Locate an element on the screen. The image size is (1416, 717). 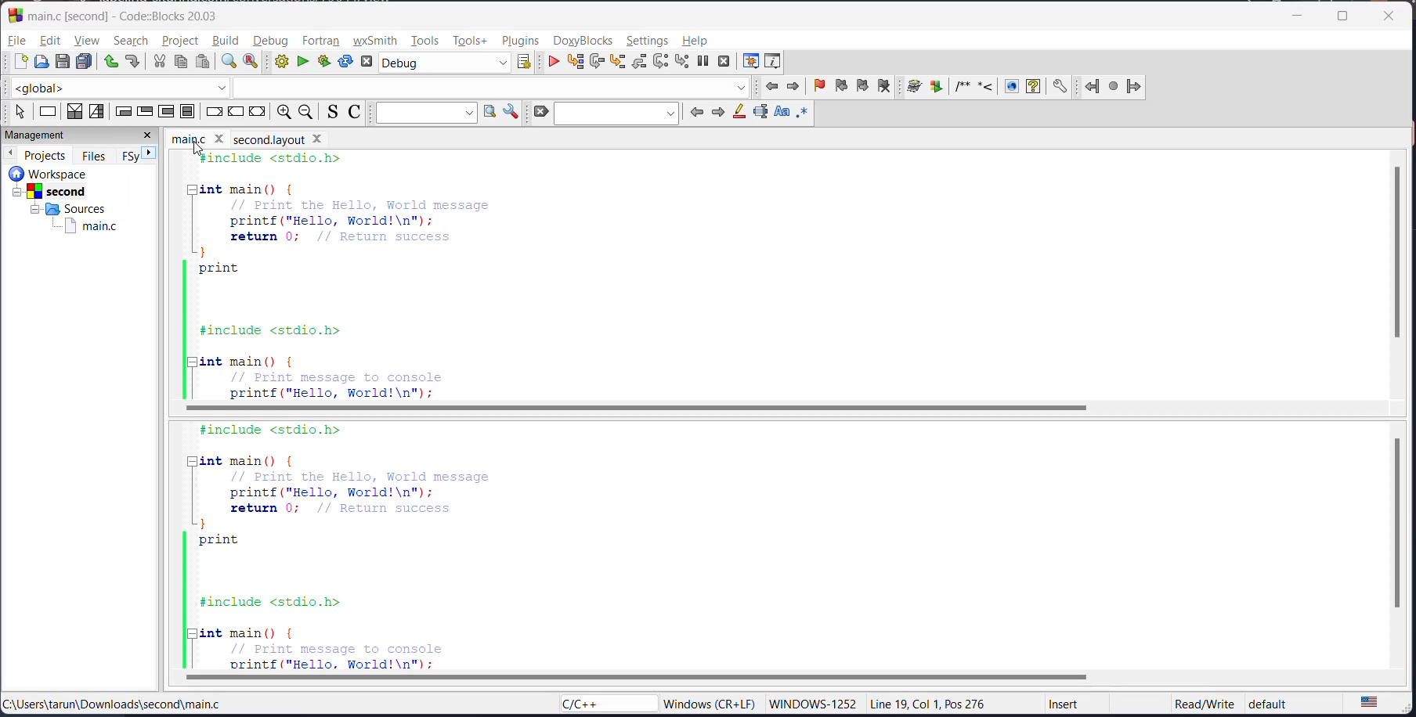
exit condition loop is located at coordinates (143, 112).